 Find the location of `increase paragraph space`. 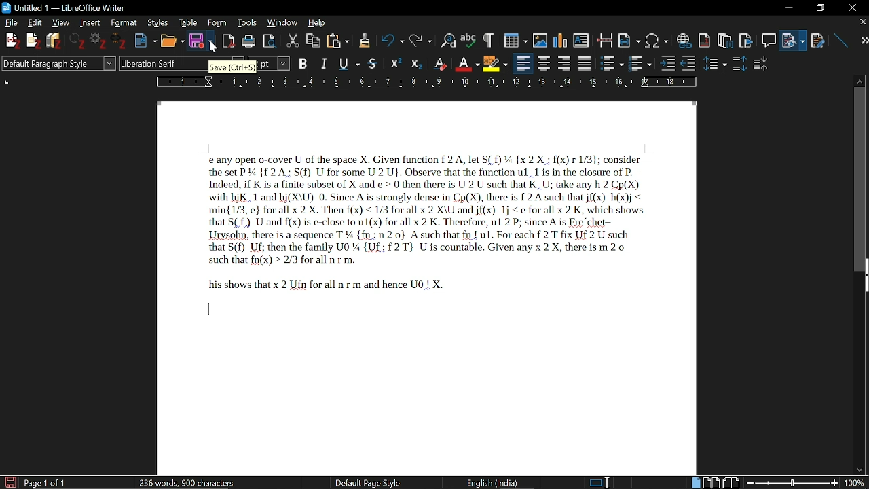

increase paragraph space is located at coordinates (739, 63).